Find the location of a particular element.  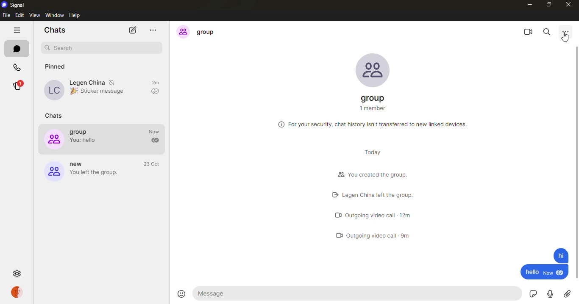

Sticker message is located at coordinates (102, 93).